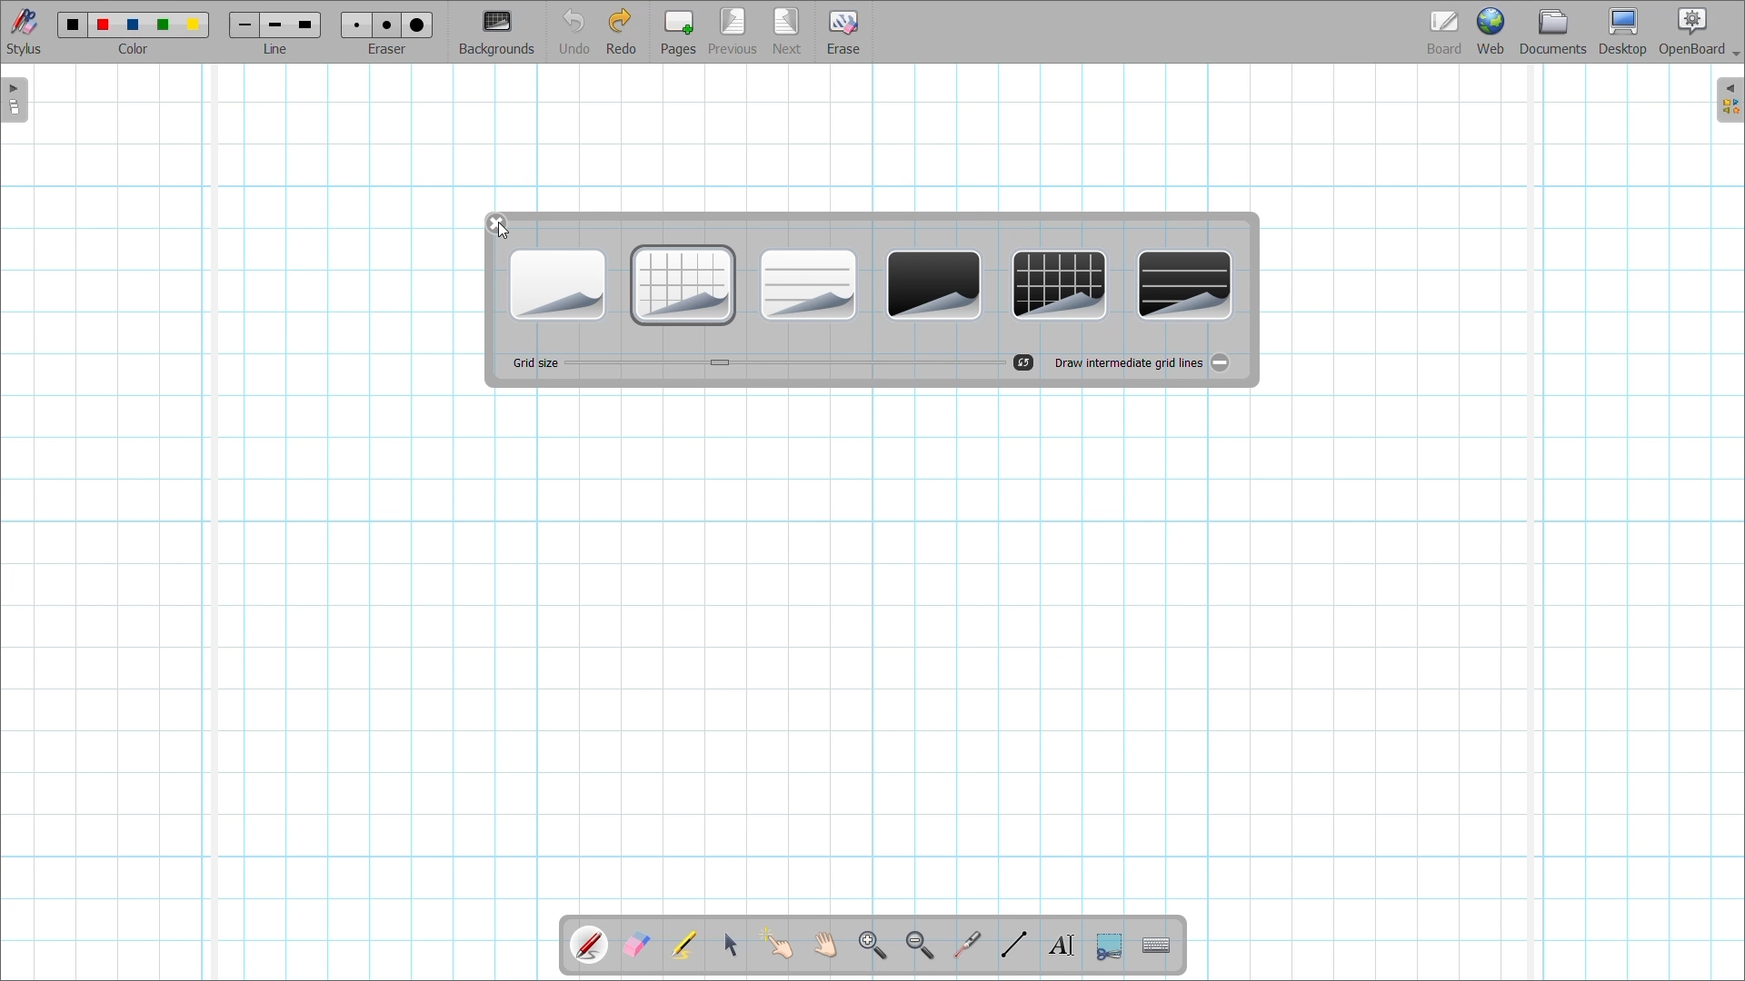 This screenshot has width=1745, height=981. What do you see at coordinates (1110, 946) in the screenshot?
I see `Capture part of the screen` at bounding box center [1110, 946].